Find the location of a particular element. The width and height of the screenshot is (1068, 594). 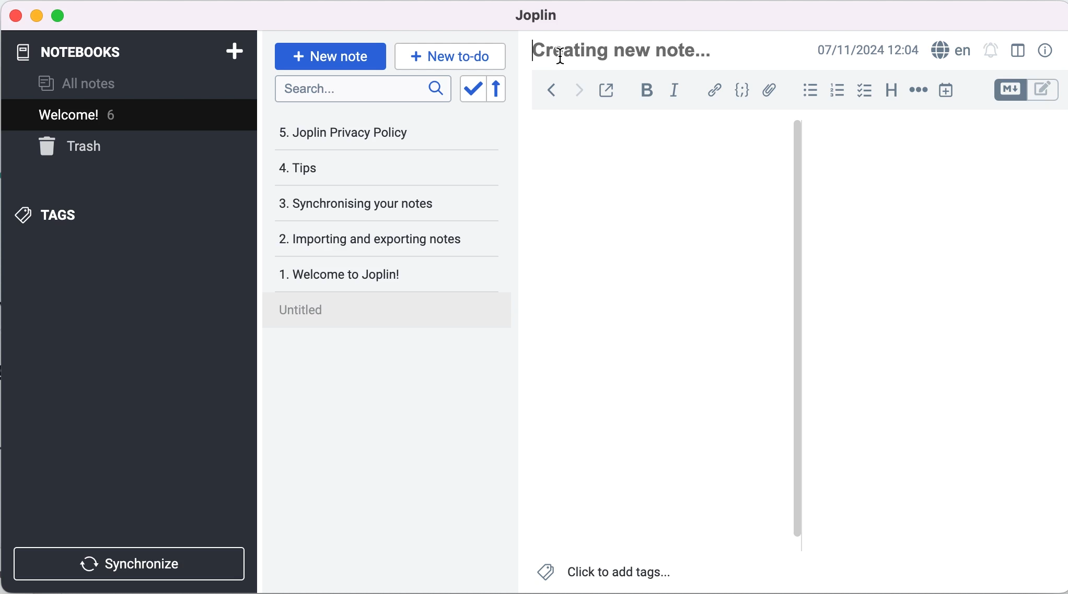

add notebook is located at coordinates (237, 51).